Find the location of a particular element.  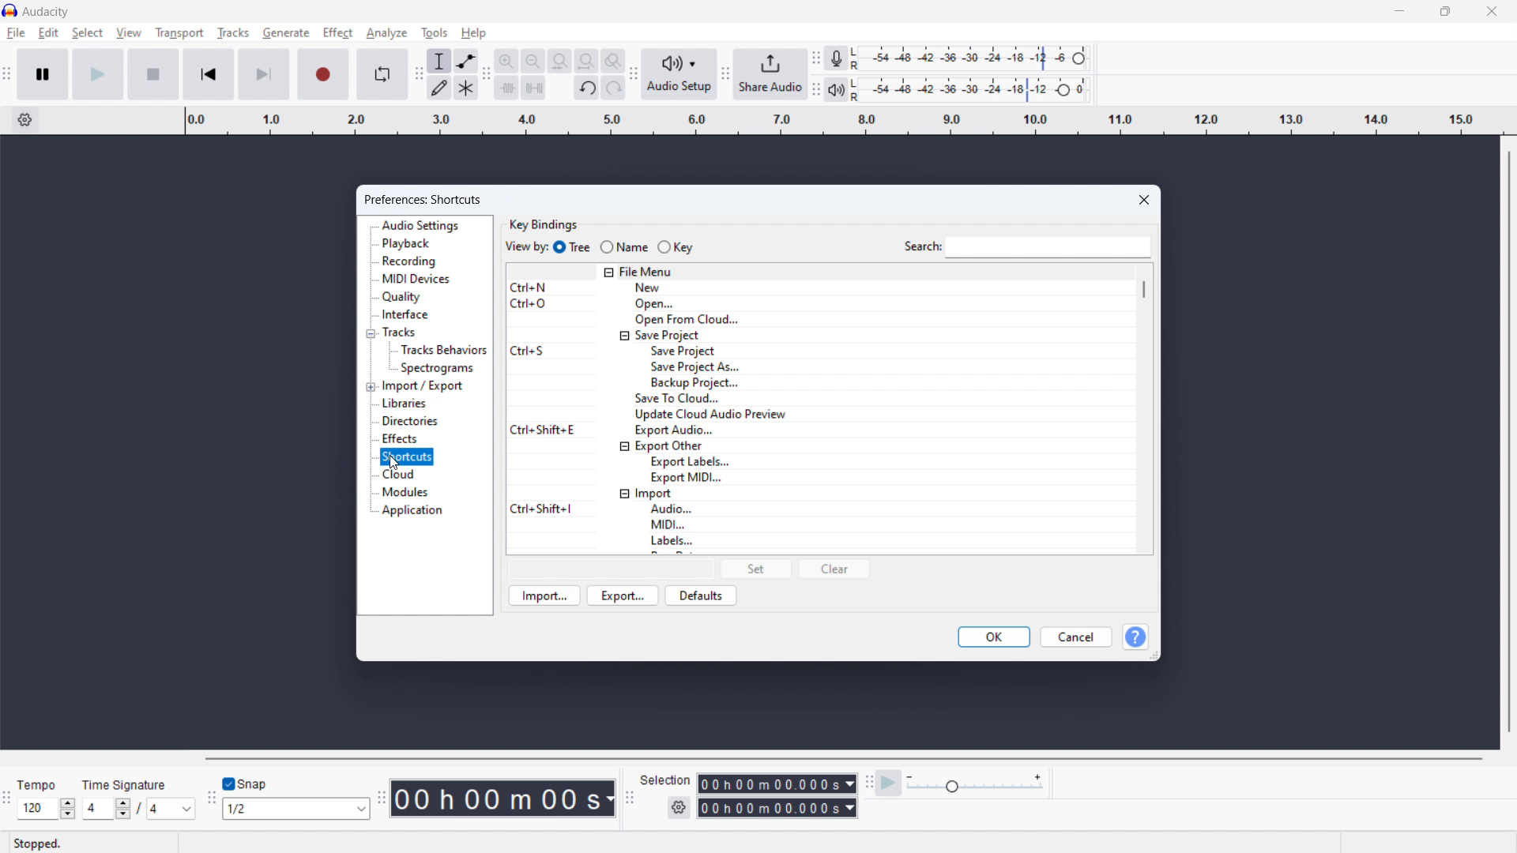

collapse is located at coordinates (626, 493).